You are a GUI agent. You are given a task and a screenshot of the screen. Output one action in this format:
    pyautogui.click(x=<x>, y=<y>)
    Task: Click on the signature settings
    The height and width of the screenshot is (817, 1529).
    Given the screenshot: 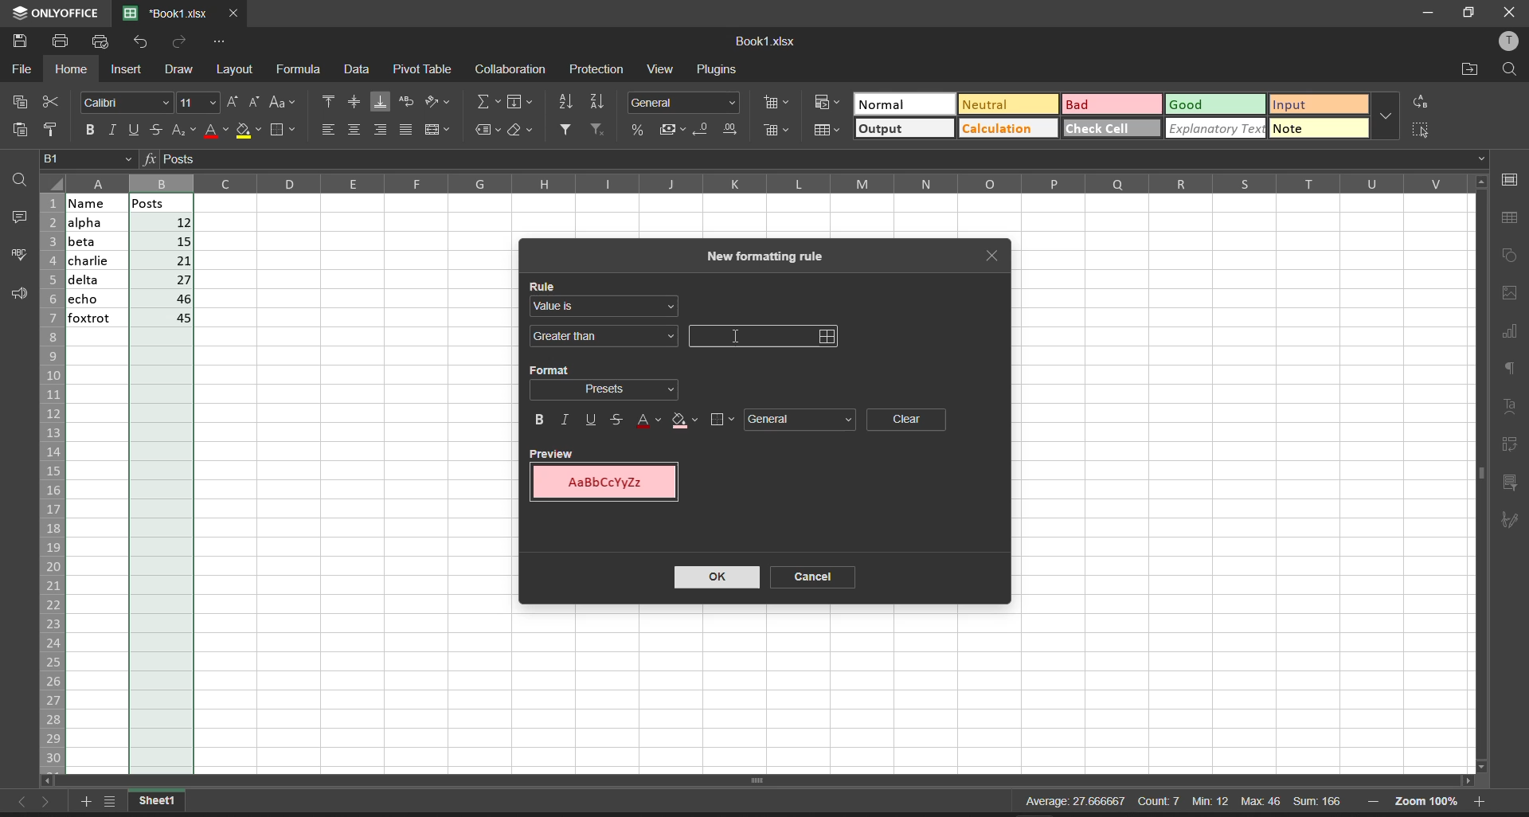 What is the action you would take?
    pyautogui.click(x=1515, y=519)
    